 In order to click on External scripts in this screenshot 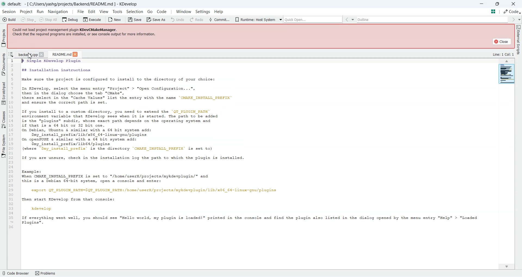, I will do `click(518, 41)`.